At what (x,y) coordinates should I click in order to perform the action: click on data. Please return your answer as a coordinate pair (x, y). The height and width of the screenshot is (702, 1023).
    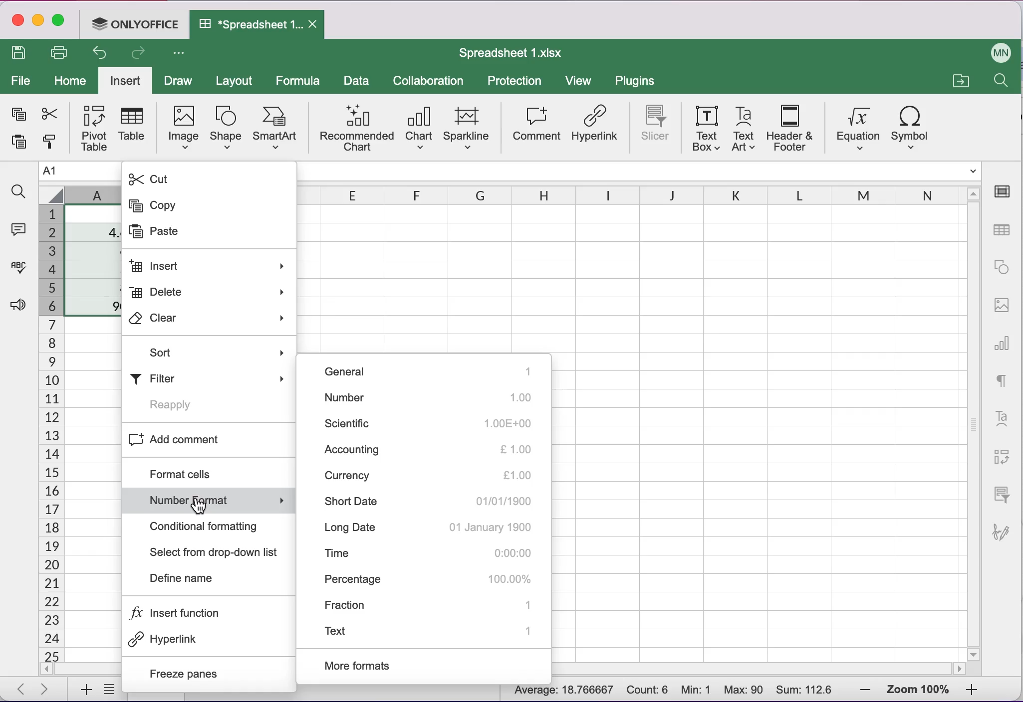
    Looking at the image, I should click on (357, 82).